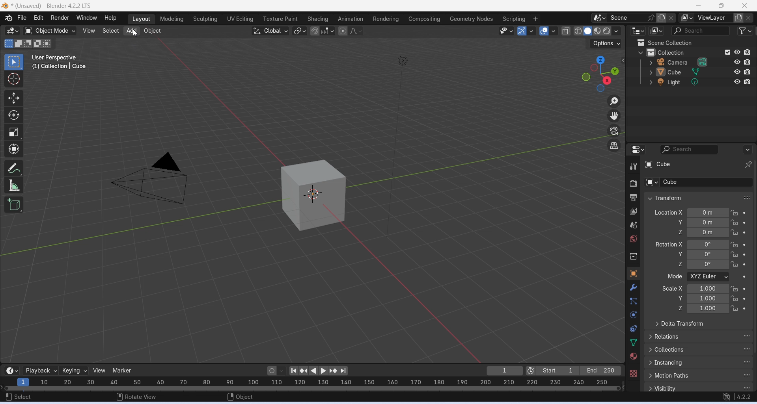 Image resolution: width=757 pixels, height=404 pixels. What do you see at coordinates (735, 264) in the screenshot?
I see `lock location` at bounding box center [735, 264].